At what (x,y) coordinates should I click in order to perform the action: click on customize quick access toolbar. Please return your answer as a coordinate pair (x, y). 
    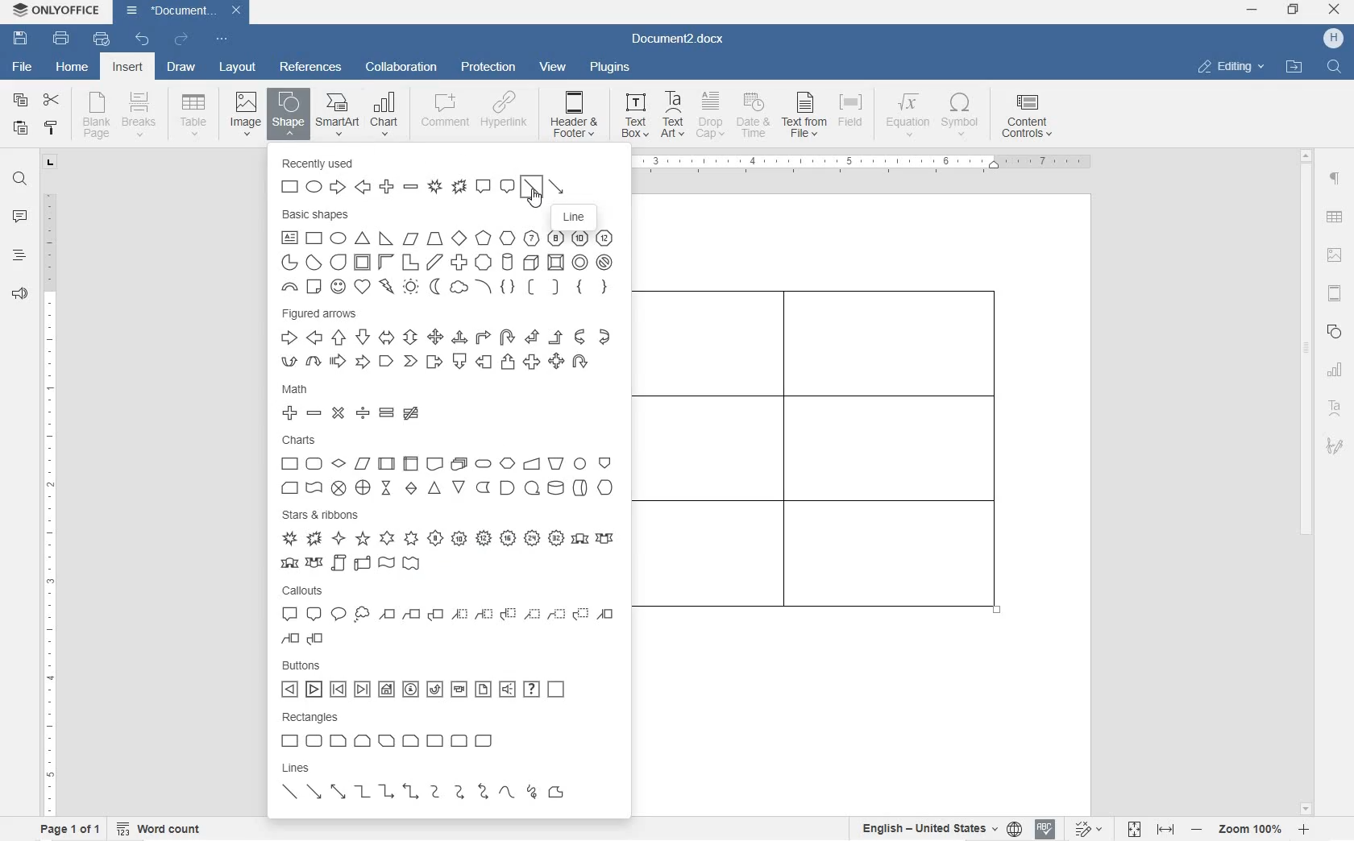
    Looking at the image, I should click on (221, 39).